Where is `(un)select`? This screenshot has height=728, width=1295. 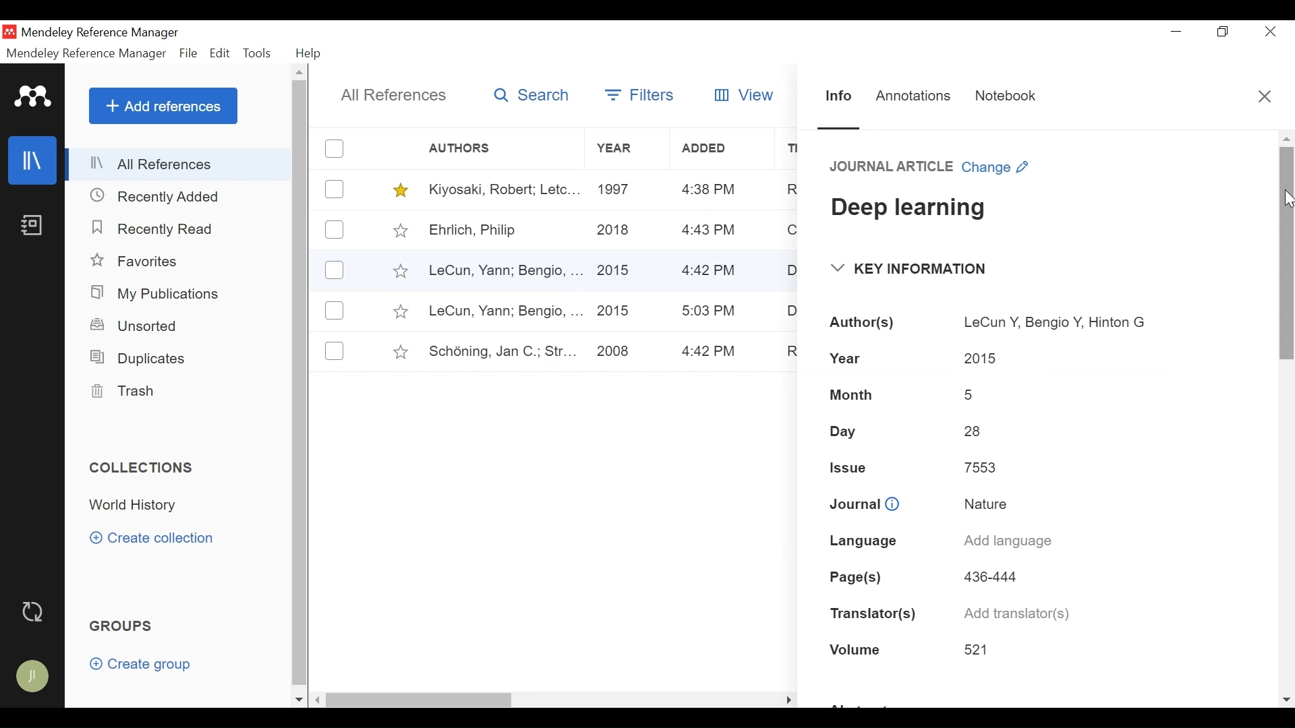
(un)select is located at coordinates (335, 351).